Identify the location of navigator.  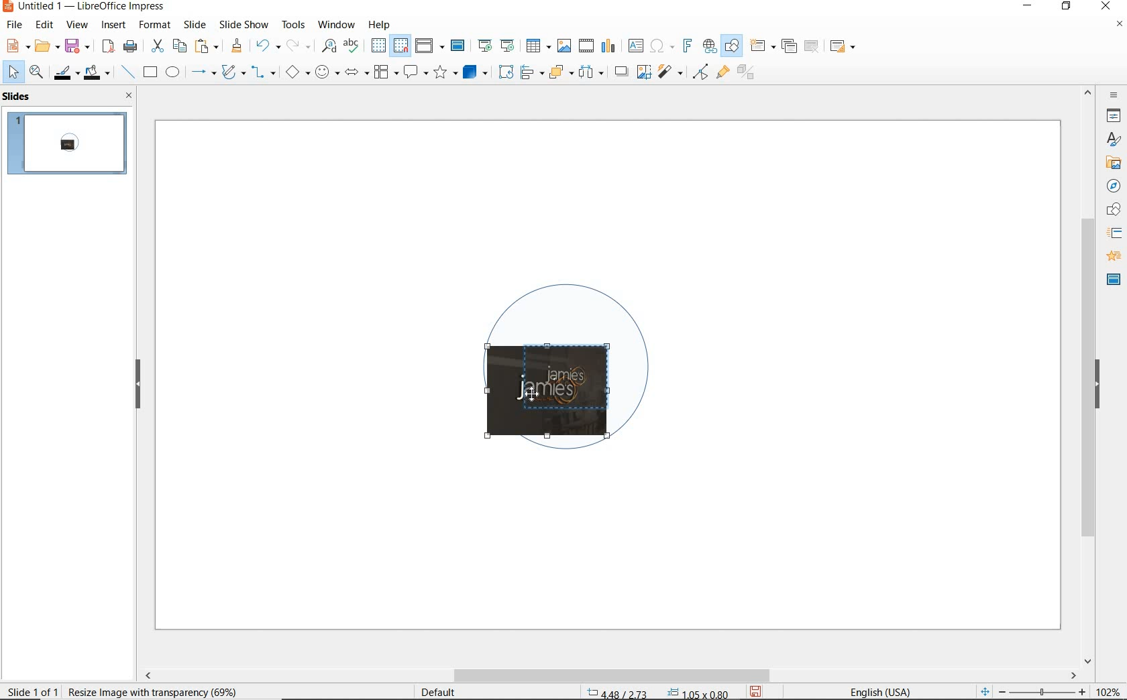
(1112, 185).